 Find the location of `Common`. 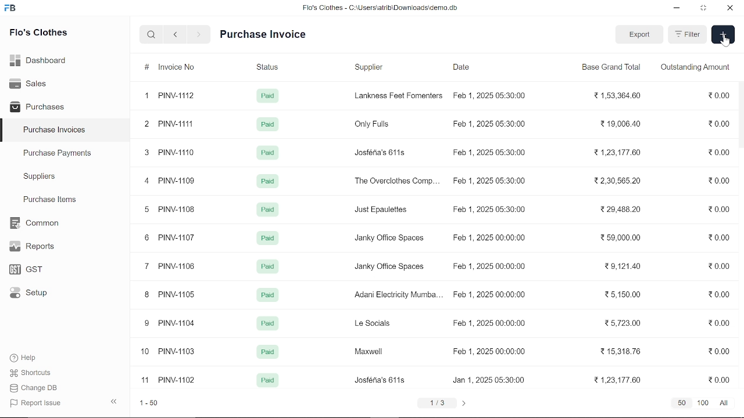

Common is located at coordinates (35, 223).